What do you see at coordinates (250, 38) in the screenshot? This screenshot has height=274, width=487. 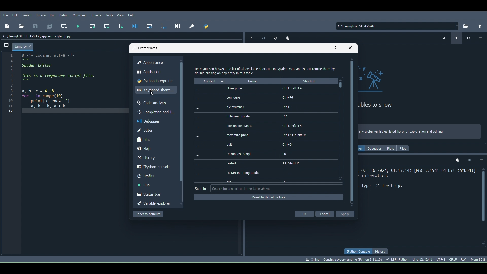 I see `Import data` at bounding box center [250, 38].